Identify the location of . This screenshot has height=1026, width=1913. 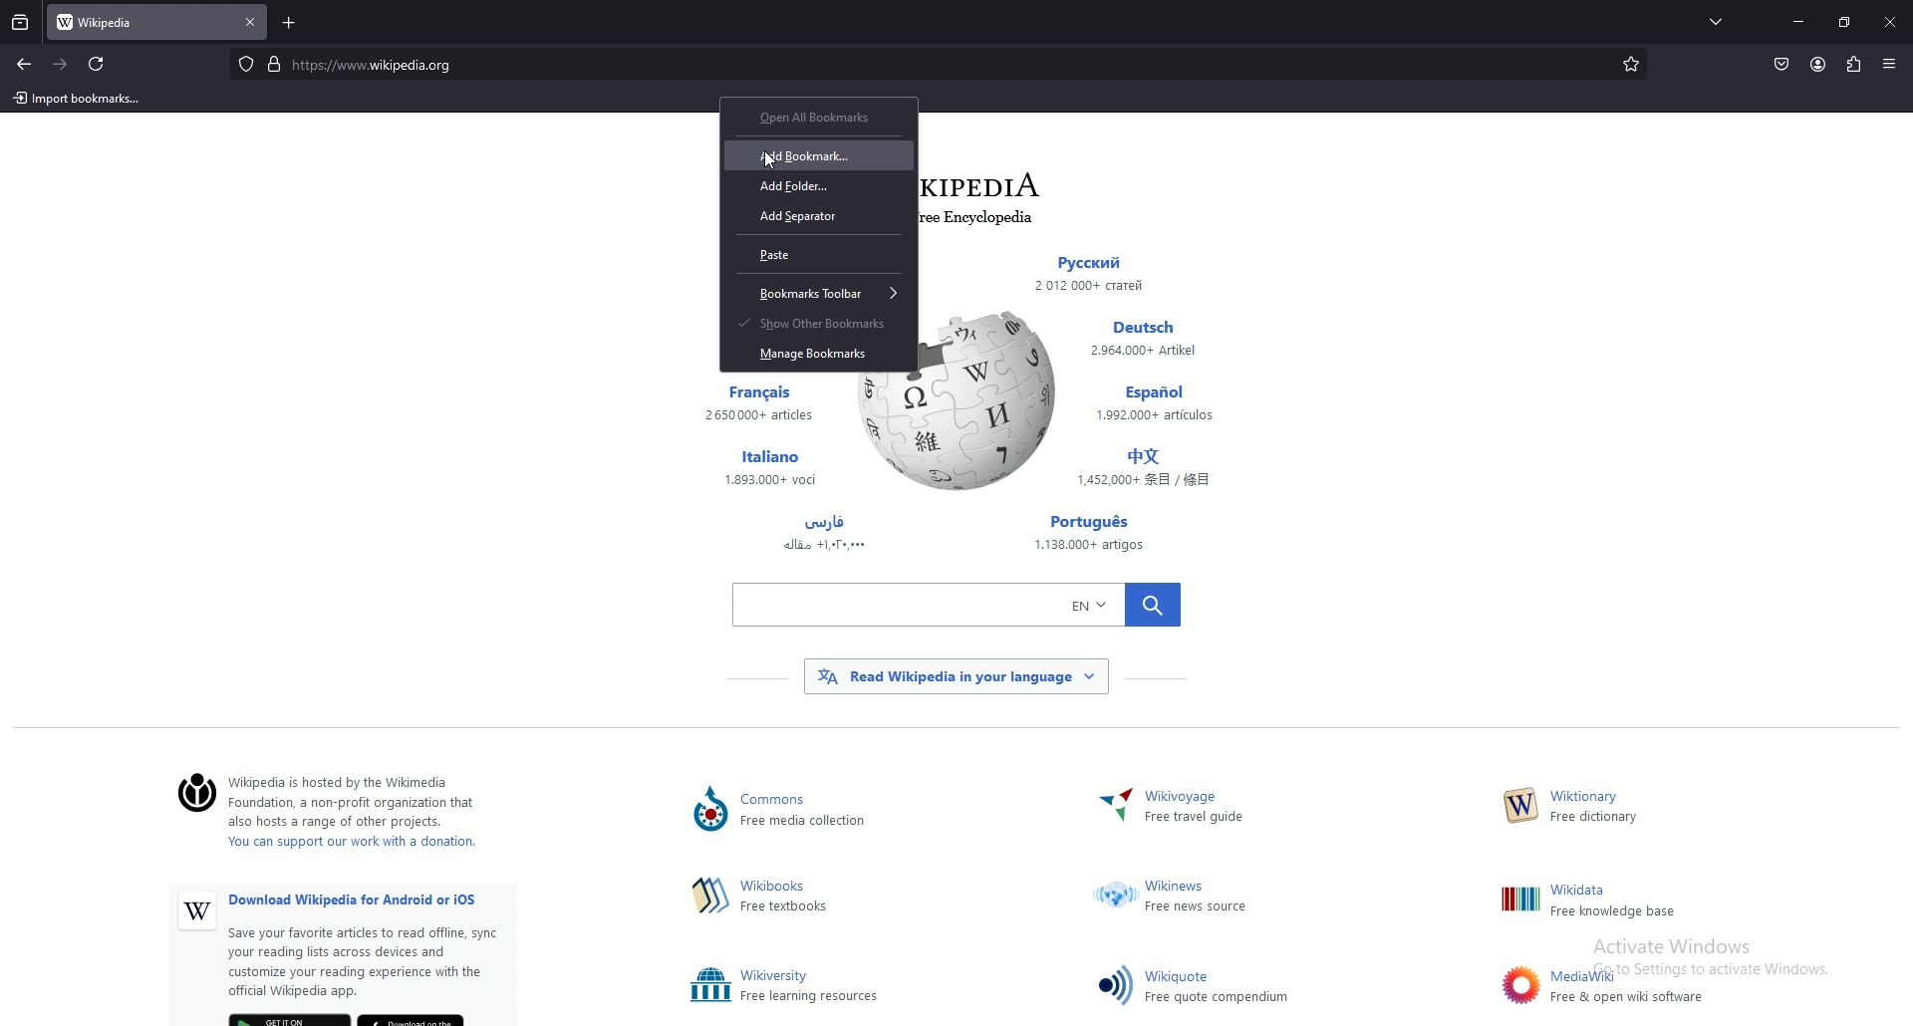
(1518, 899).